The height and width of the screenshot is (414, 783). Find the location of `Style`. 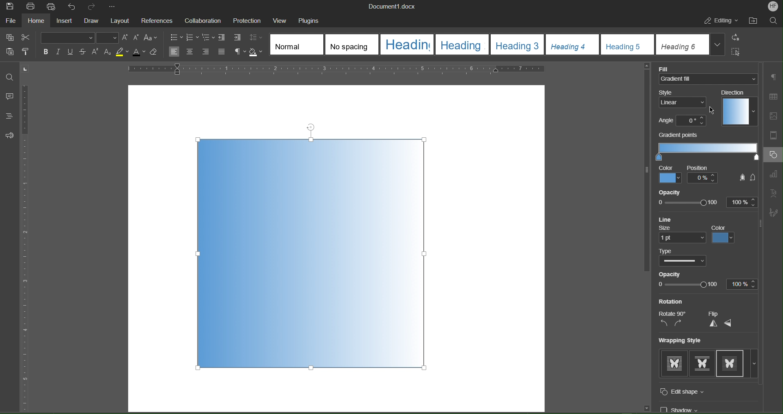

Style is located at coordinates (683, 91).